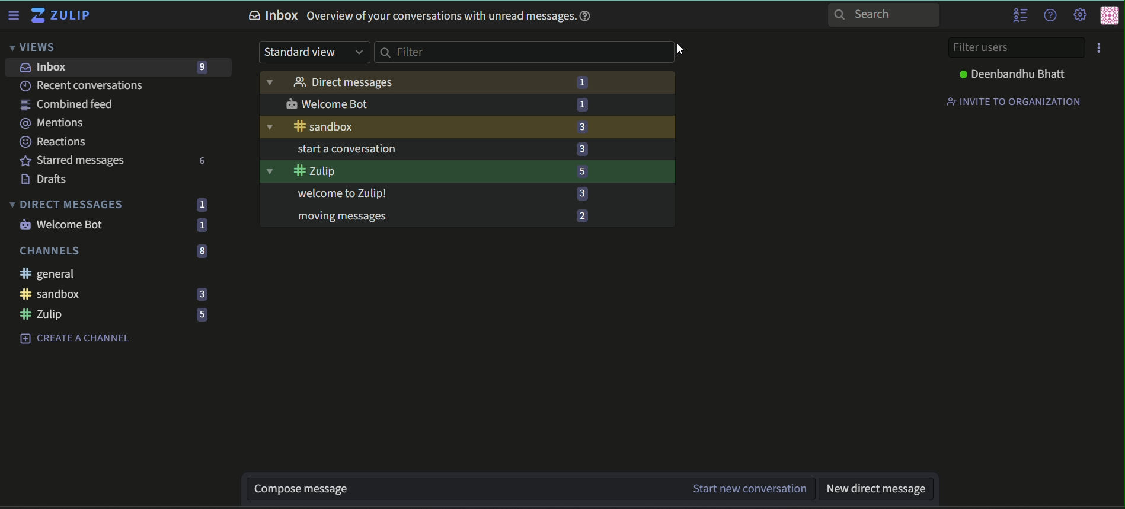 The width and height of the screenshot is (1125, 509). What do you see at coordinates (429, 193) in the screenshot?
I see `start a conversation` at bounding box center [429, 193].